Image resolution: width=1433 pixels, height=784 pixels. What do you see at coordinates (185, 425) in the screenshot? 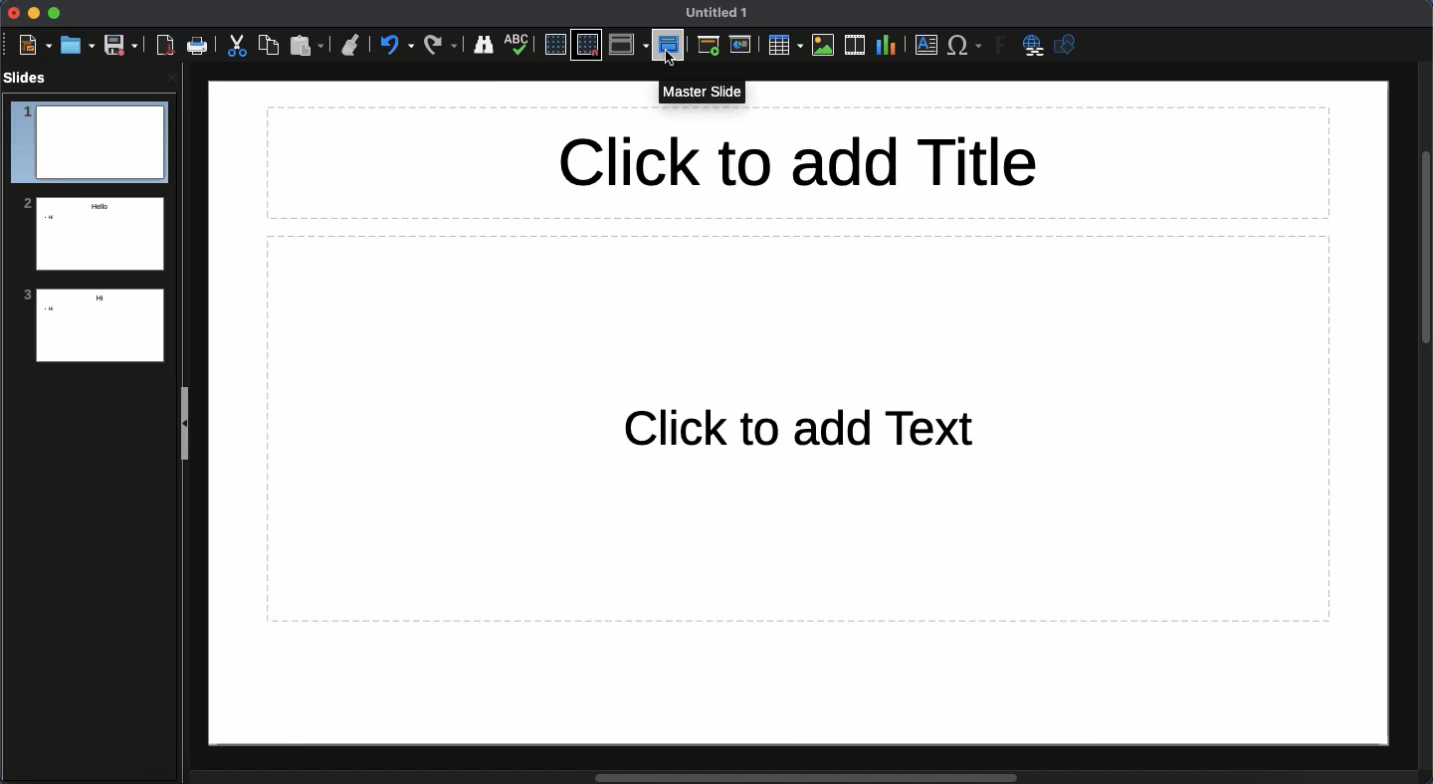
I see `Slide panel` at bounding box center [185, 425].